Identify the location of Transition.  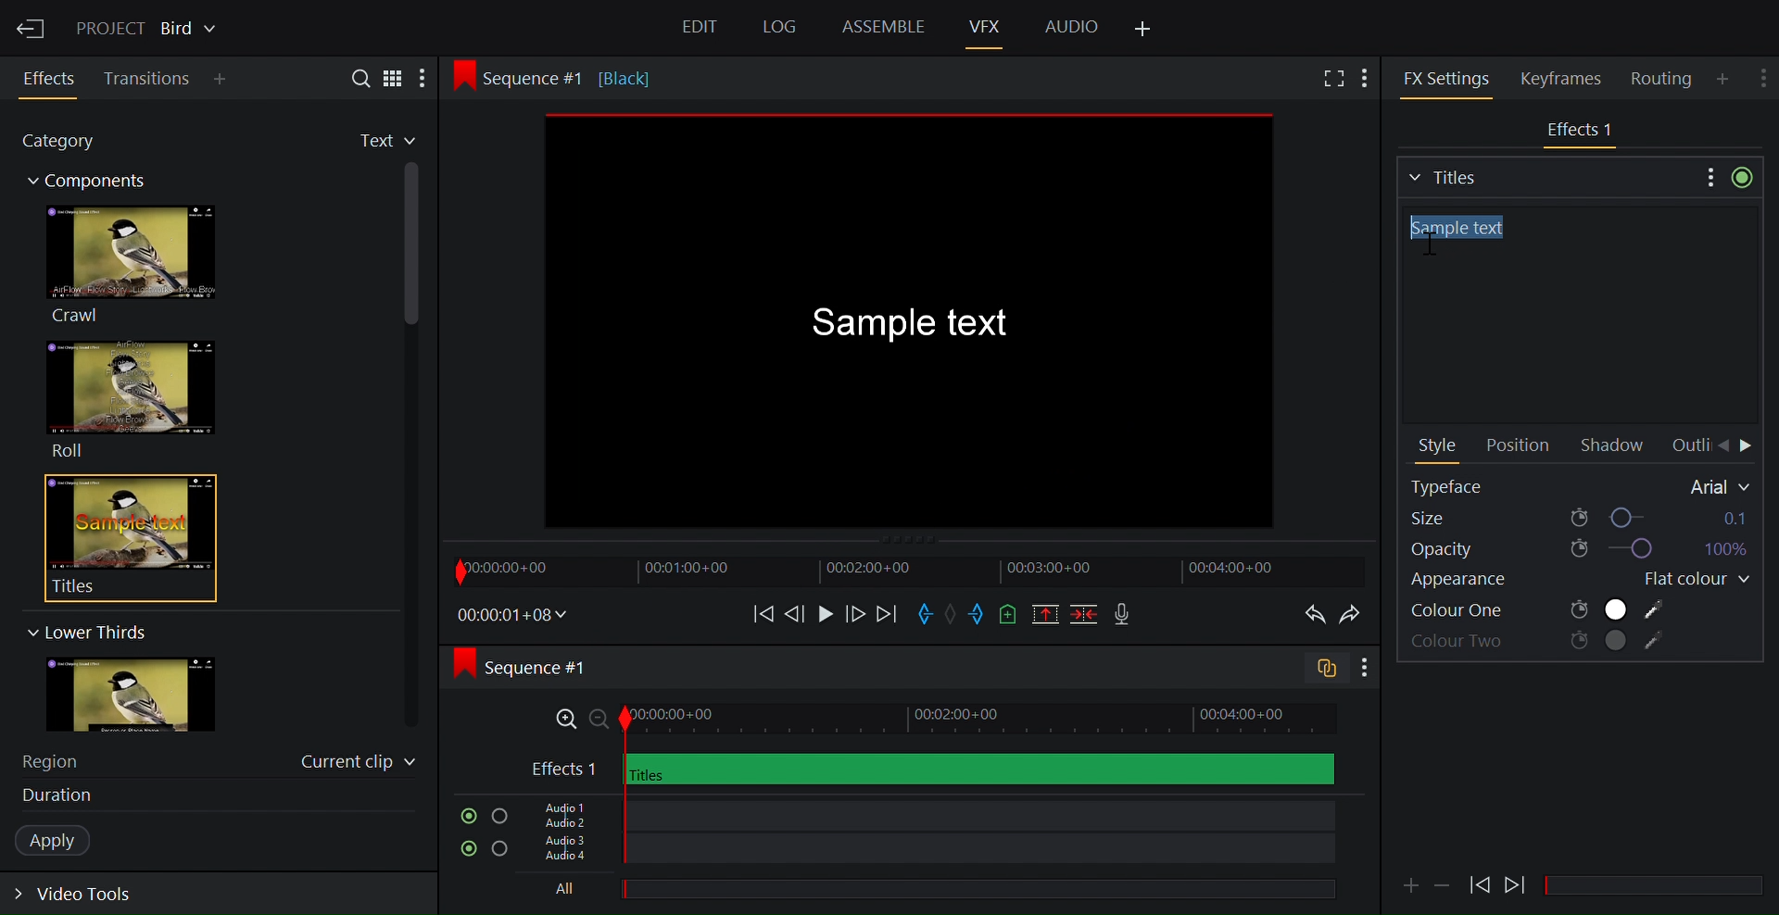
(148, 79).